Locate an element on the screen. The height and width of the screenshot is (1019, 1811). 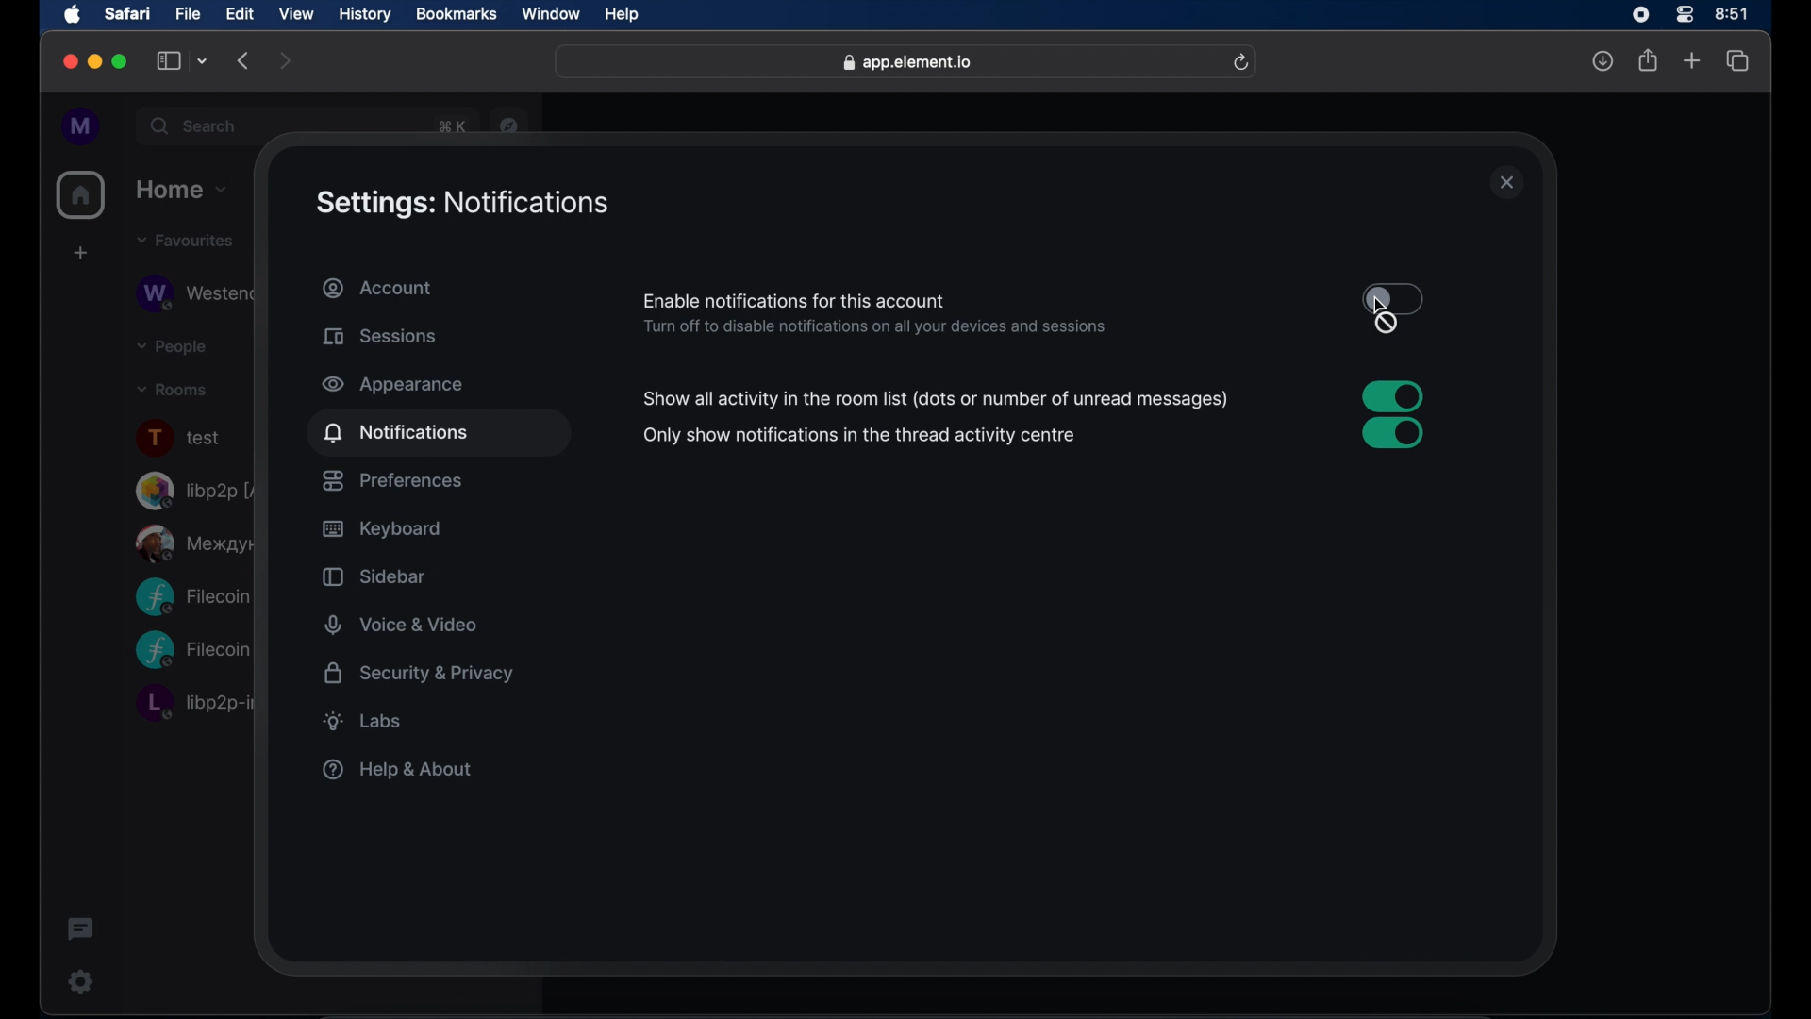
show tab overview is located at coordinates (1737, 60).